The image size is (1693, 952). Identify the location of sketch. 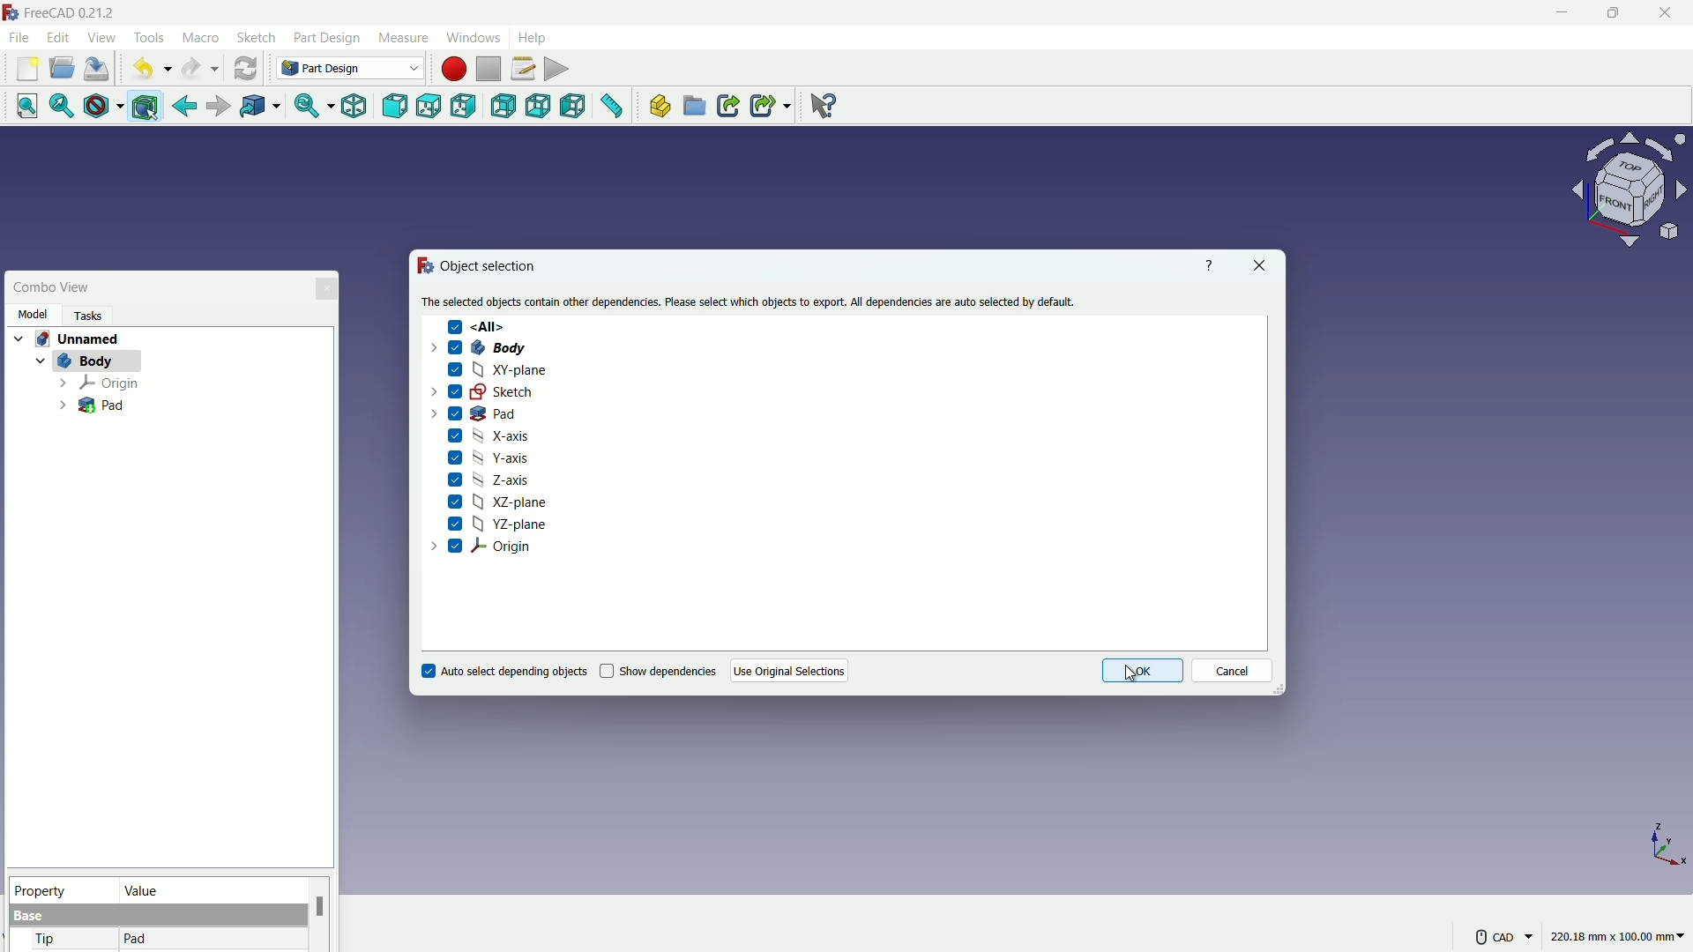
(257, 39).